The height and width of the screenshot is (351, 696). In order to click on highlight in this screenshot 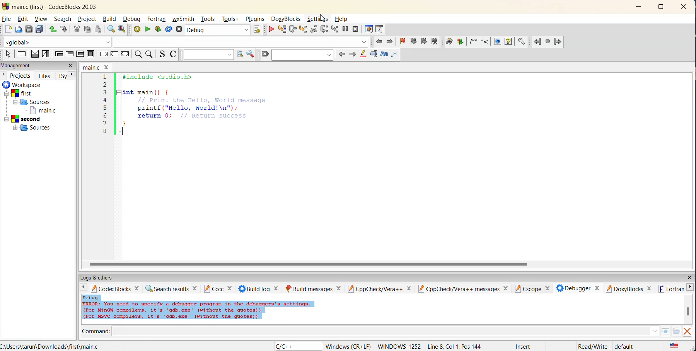, I will do `click(364, 55)`.